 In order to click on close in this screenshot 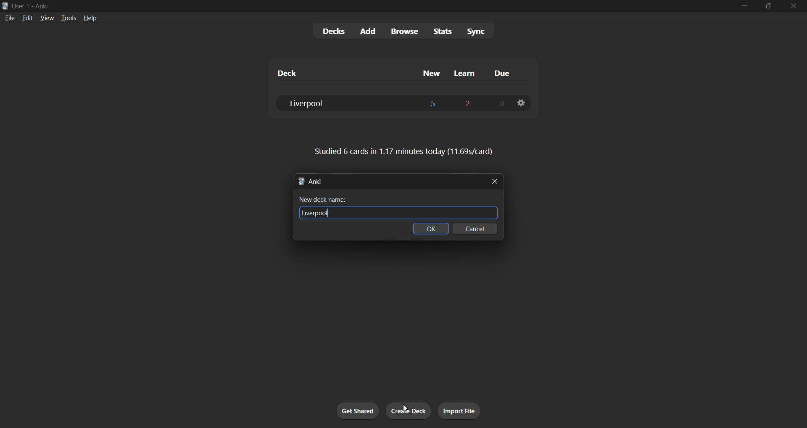, I will do `click(496, 181)`.